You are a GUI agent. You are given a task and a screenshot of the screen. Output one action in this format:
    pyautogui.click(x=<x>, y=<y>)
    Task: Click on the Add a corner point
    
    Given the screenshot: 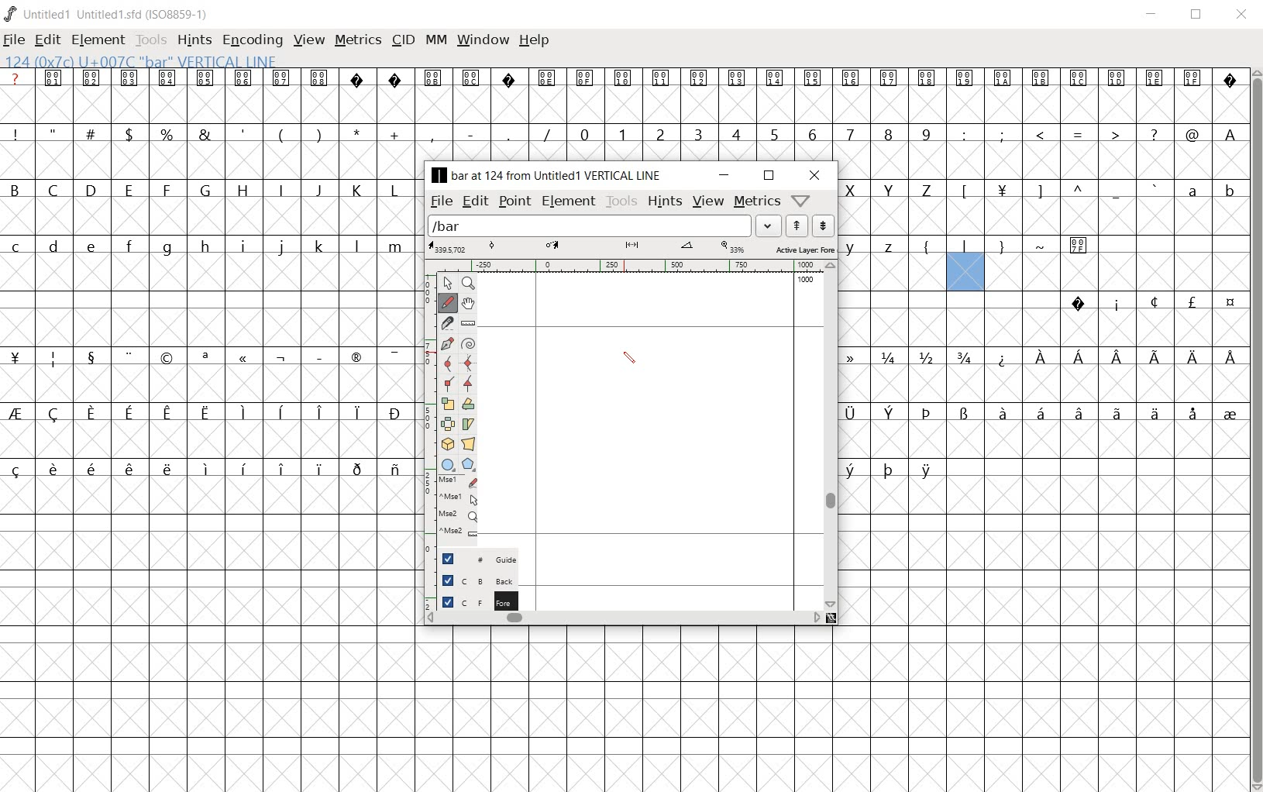 What is the action you would take?
    pyautogui.click(x=449, y=383)
    